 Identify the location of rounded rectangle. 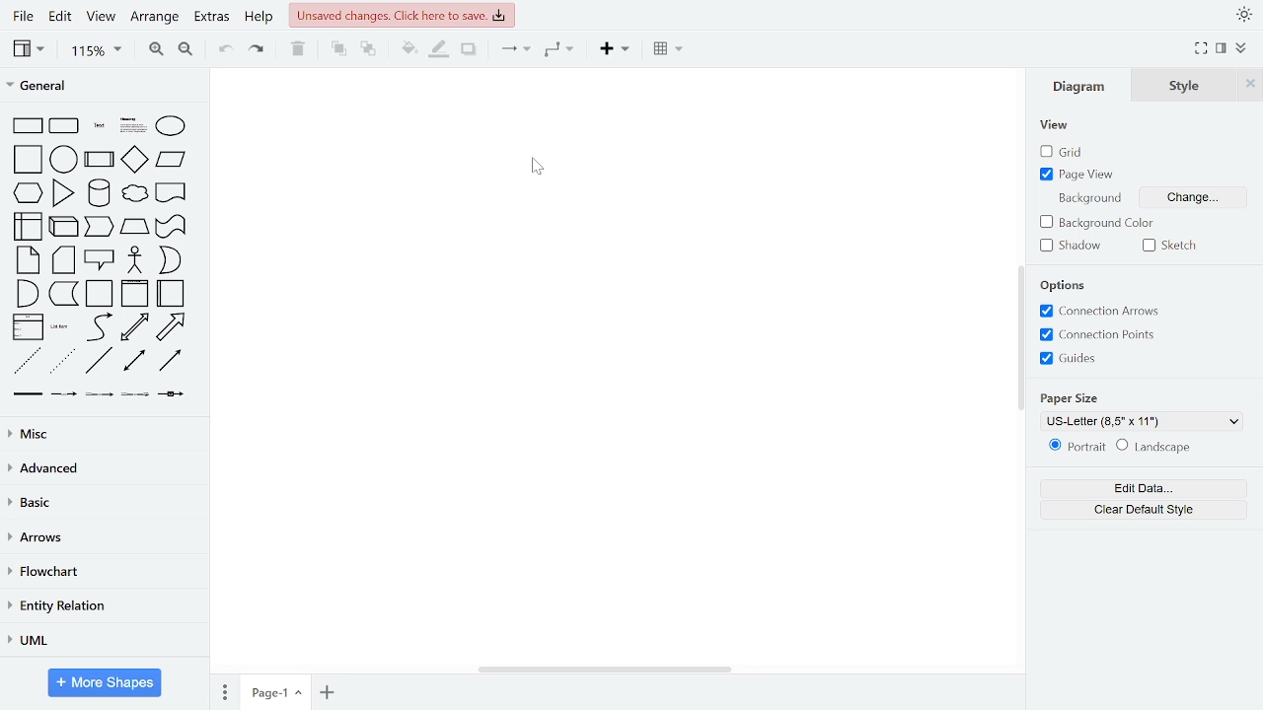
(64, 126).